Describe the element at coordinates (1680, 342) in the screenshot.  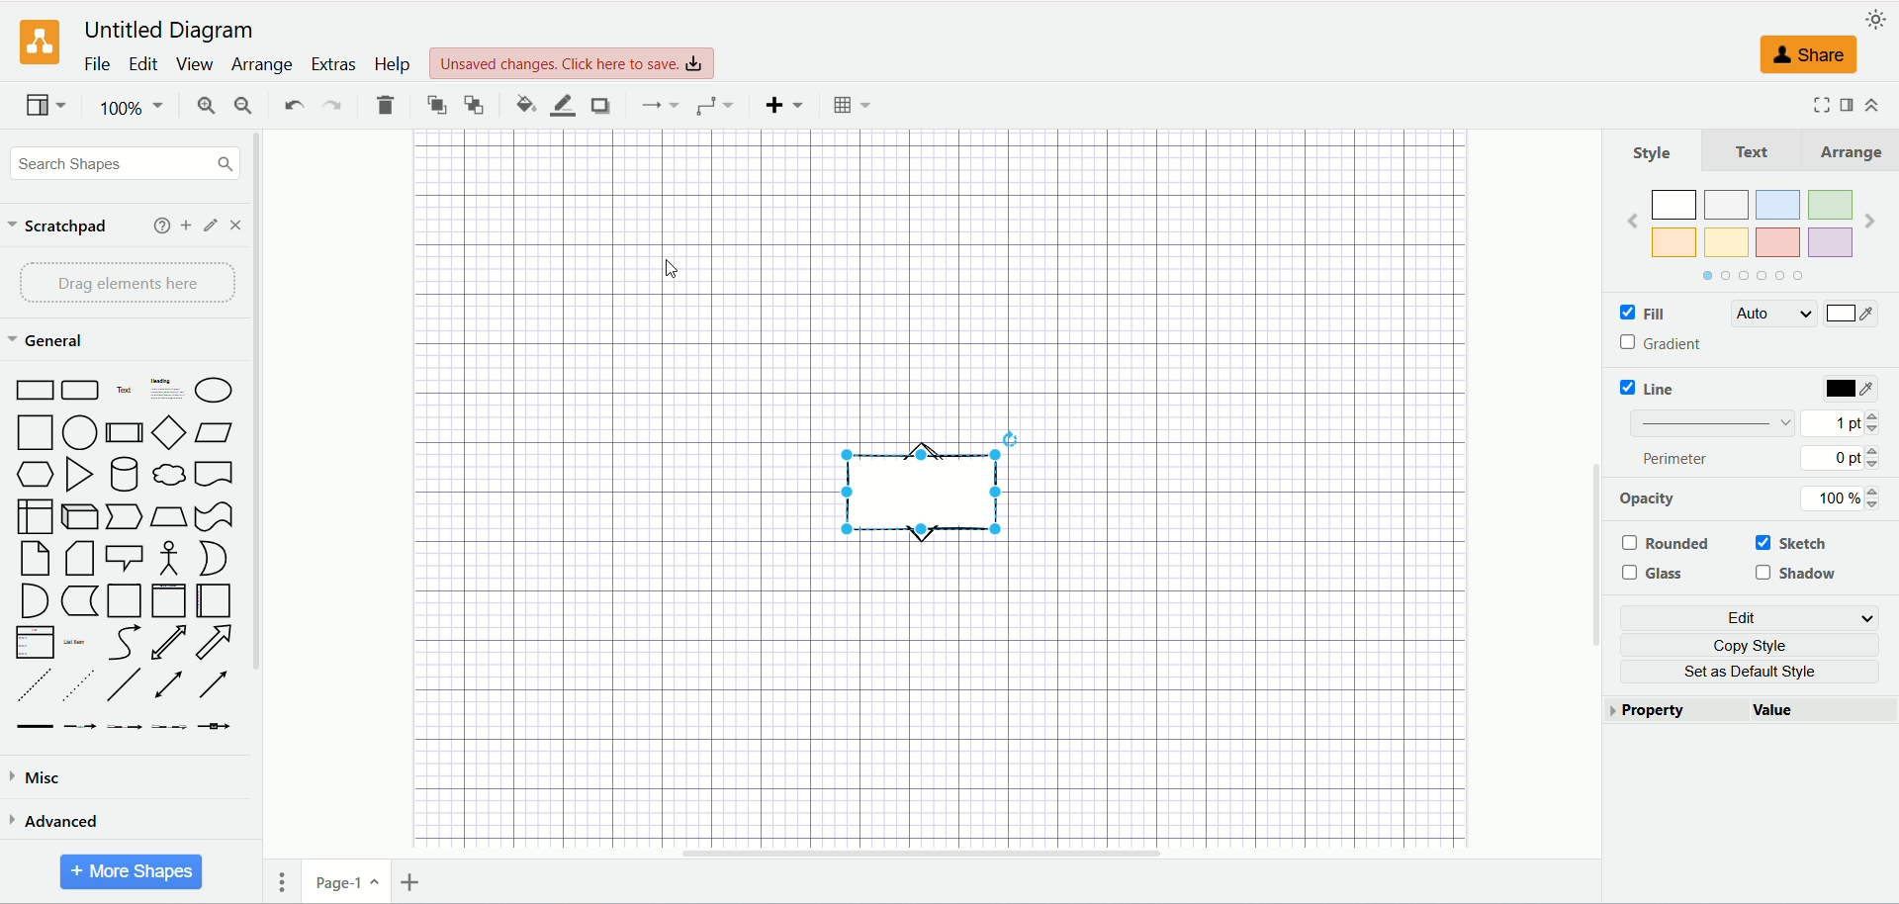
I see `gradient` at that location.